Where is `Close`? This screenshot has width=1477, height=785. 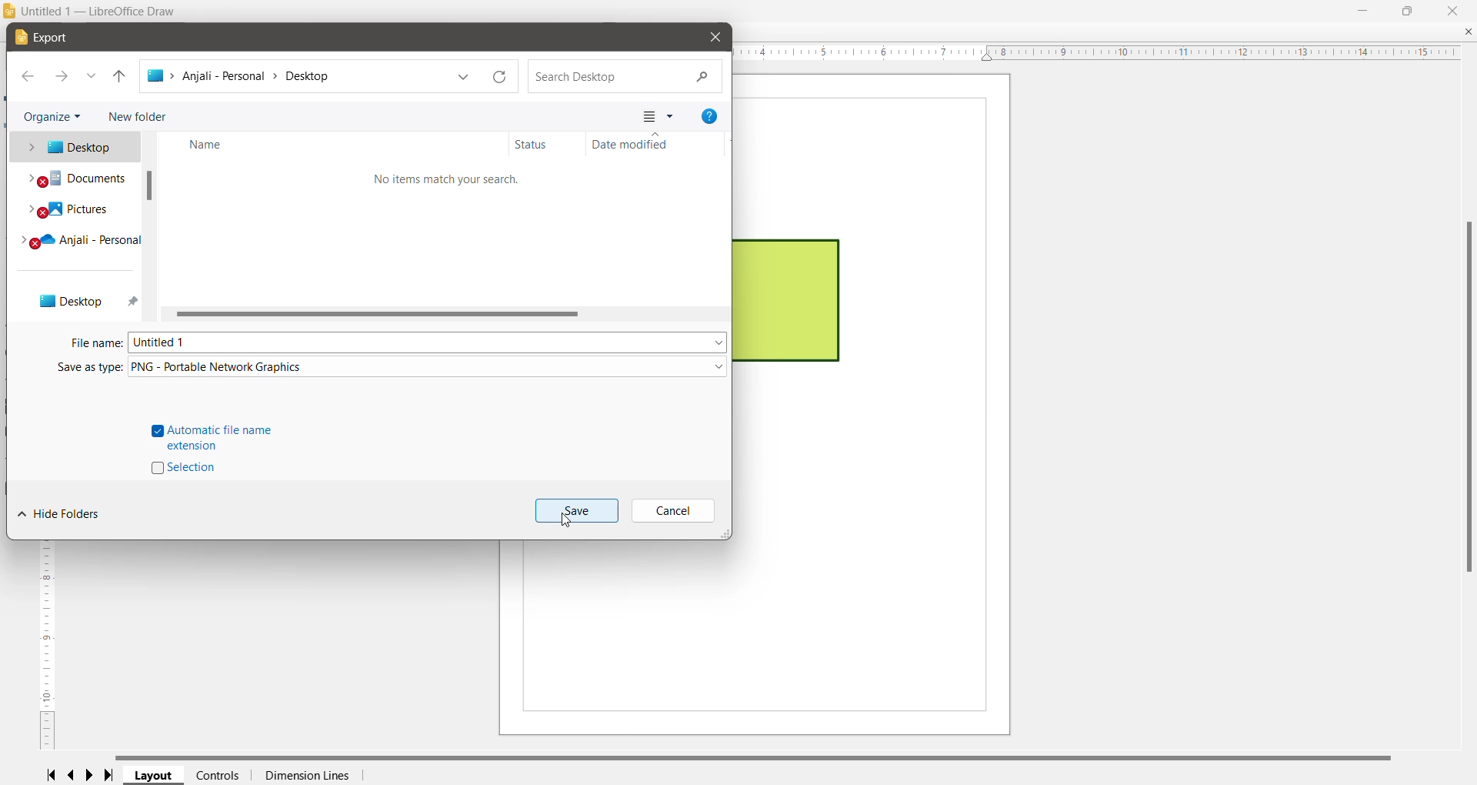
Close is located at coordinates (1455, 10).